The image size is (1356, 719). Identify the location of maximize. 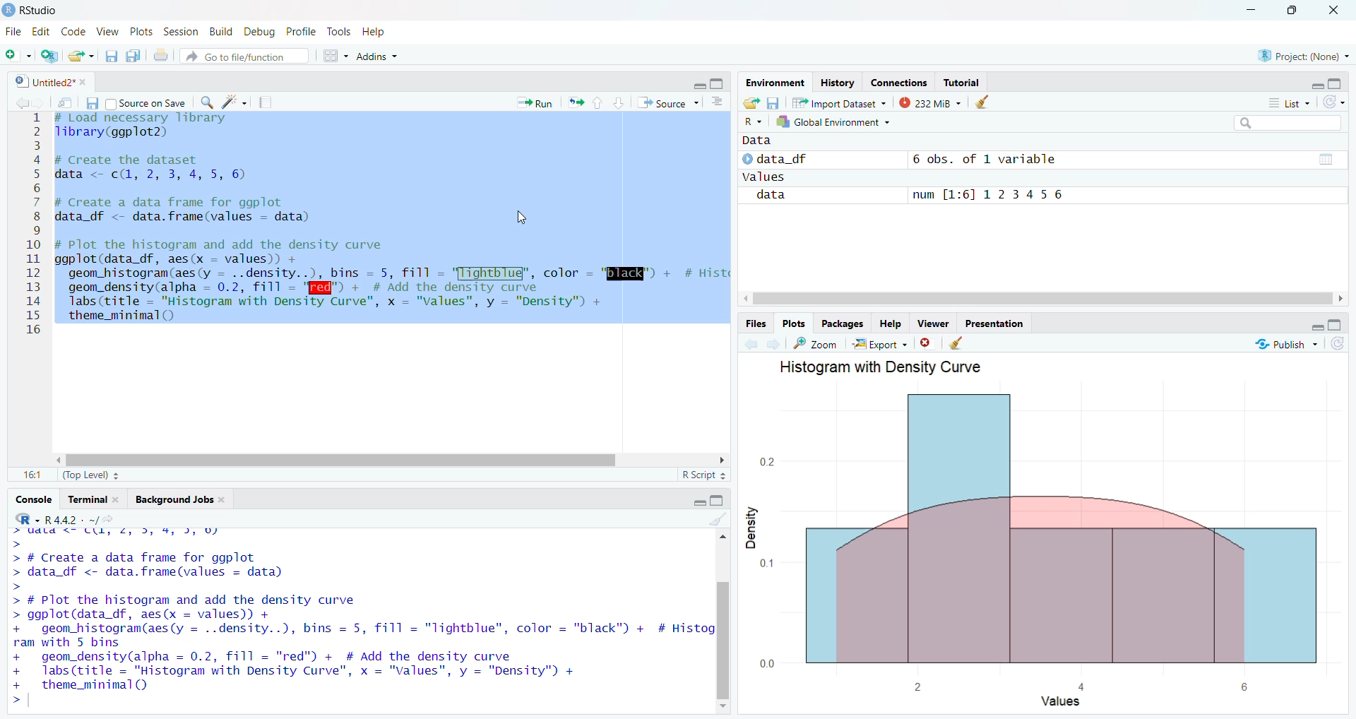
(1336, 326).